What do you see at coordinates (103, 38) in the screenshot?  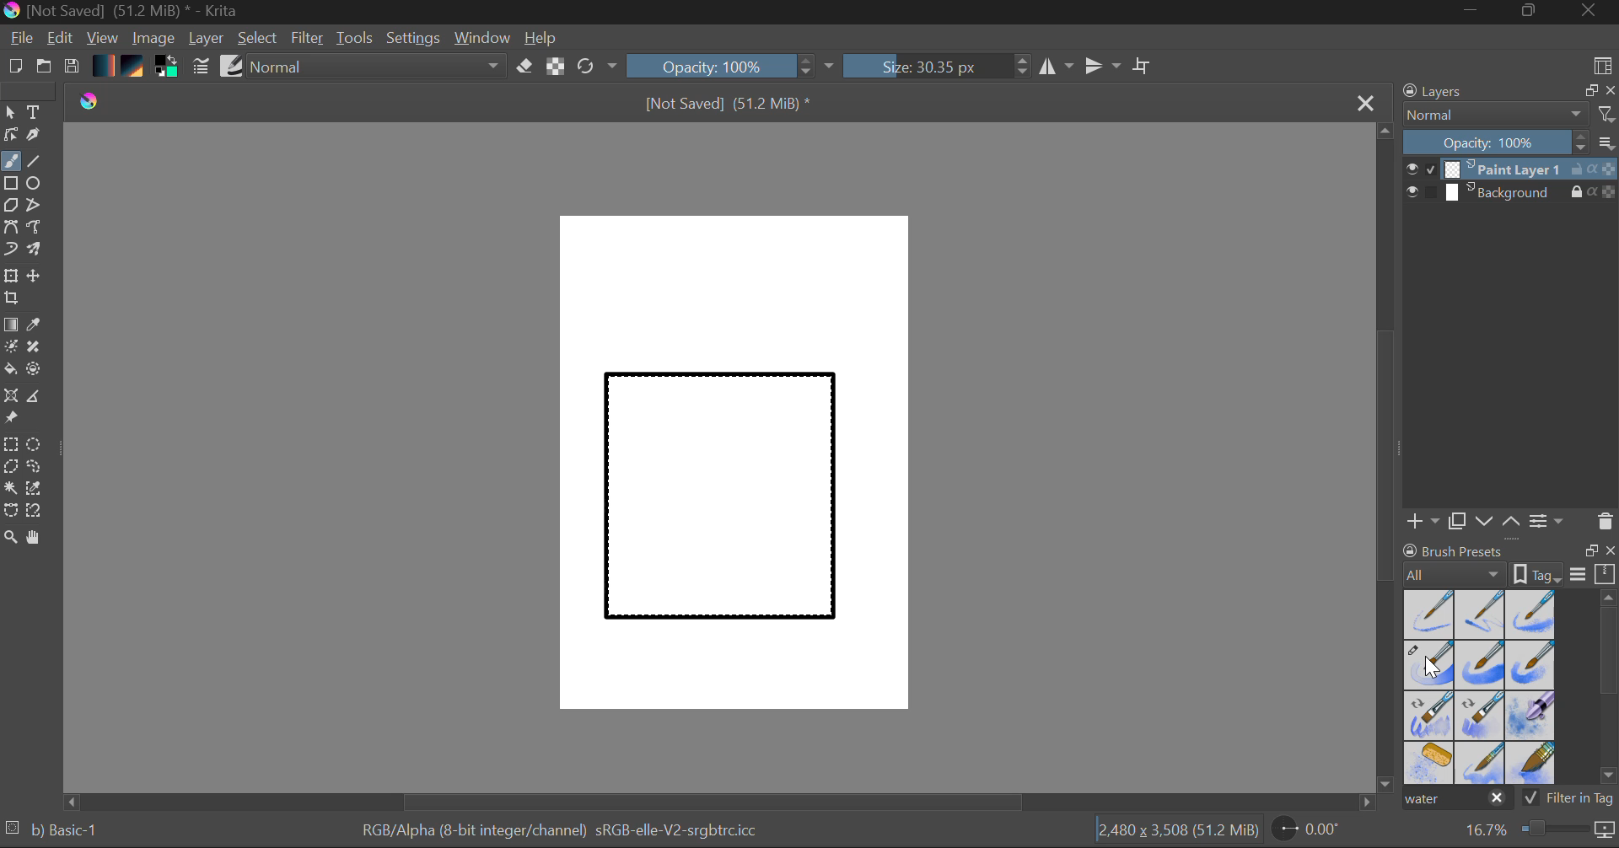 I see `View` at bounding box center [103, 38].